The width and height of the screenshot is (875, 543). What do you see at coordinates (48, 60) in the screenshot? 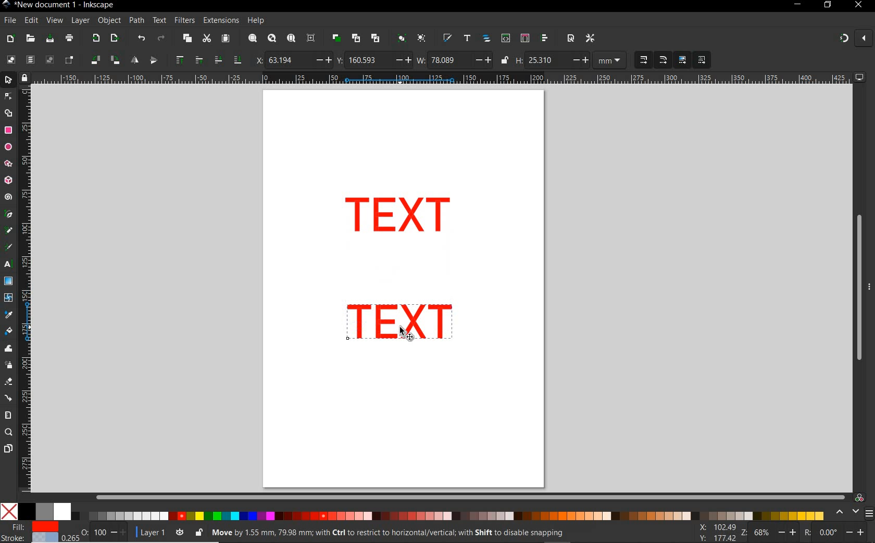
I see `deselect` at bounding box center [48, 60].